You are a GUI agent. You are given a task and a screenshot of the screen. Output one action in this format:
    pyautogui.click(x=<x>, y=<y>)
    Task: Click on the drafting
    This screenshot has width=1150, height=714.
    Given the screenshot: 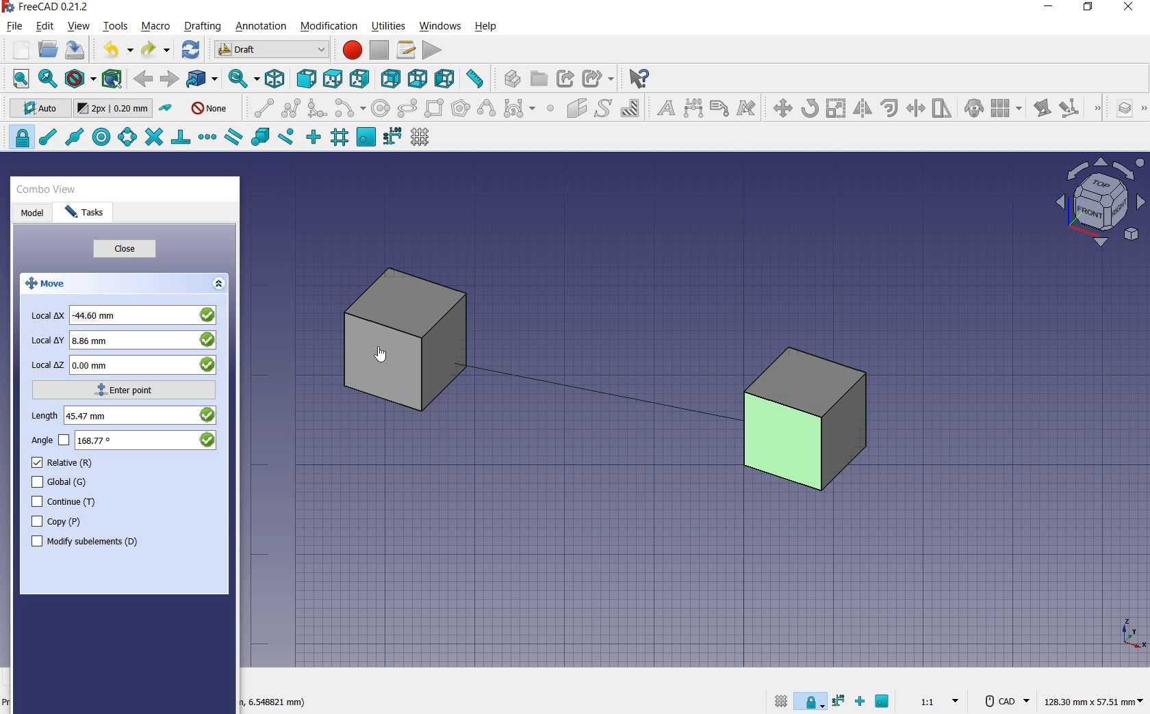 What is the action you would take?
    pyautogui.click(x=203, y=27)
    